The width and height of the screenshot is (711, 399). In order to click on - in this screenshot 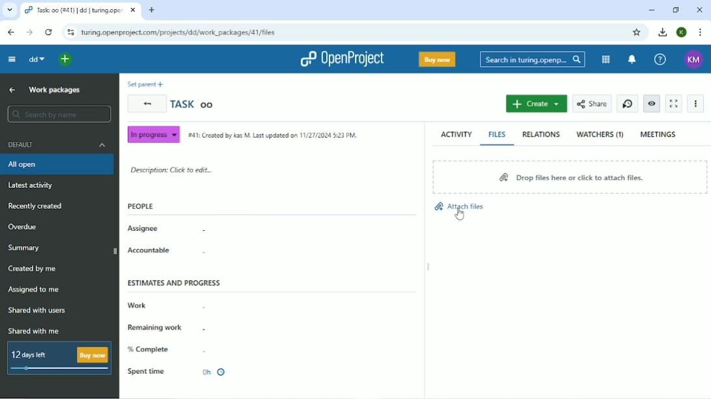, I will do `click(211, 328)`.